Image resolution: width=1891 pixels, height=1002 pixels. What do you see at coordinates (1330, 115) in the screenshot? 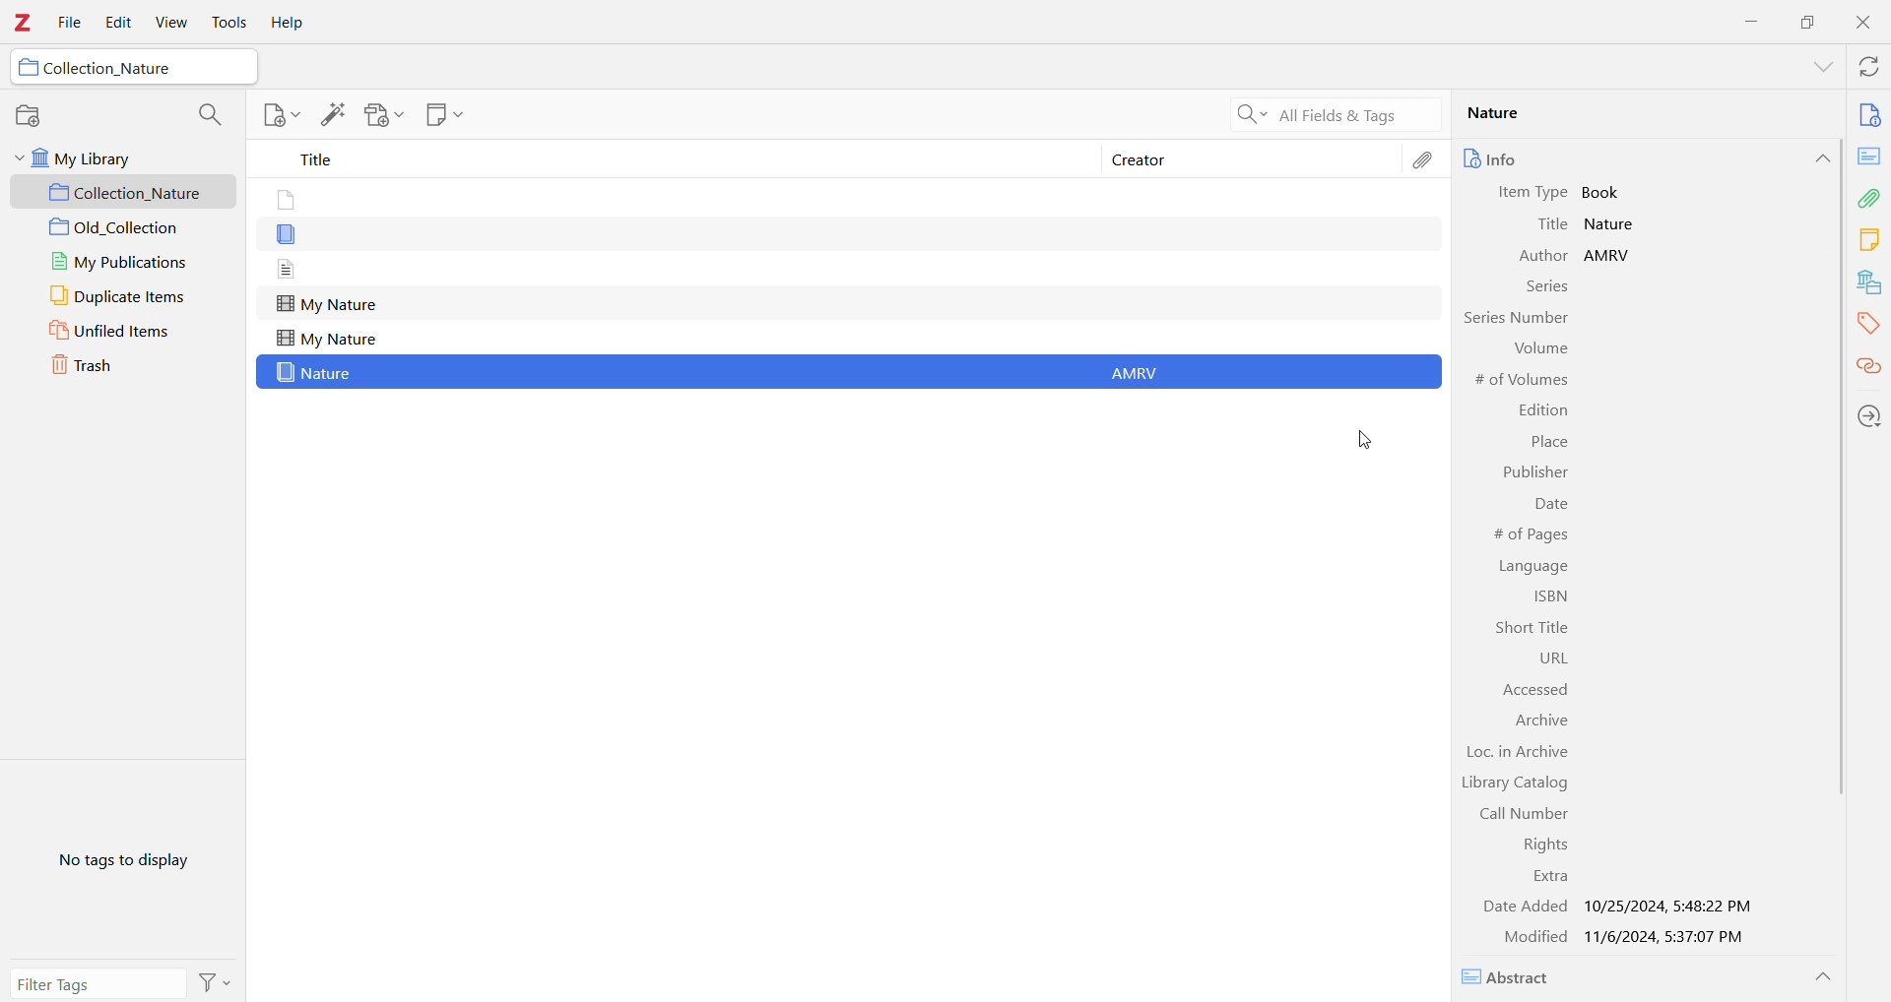
I see `Search All Fields & tags` at bounding box center [1330, 115].